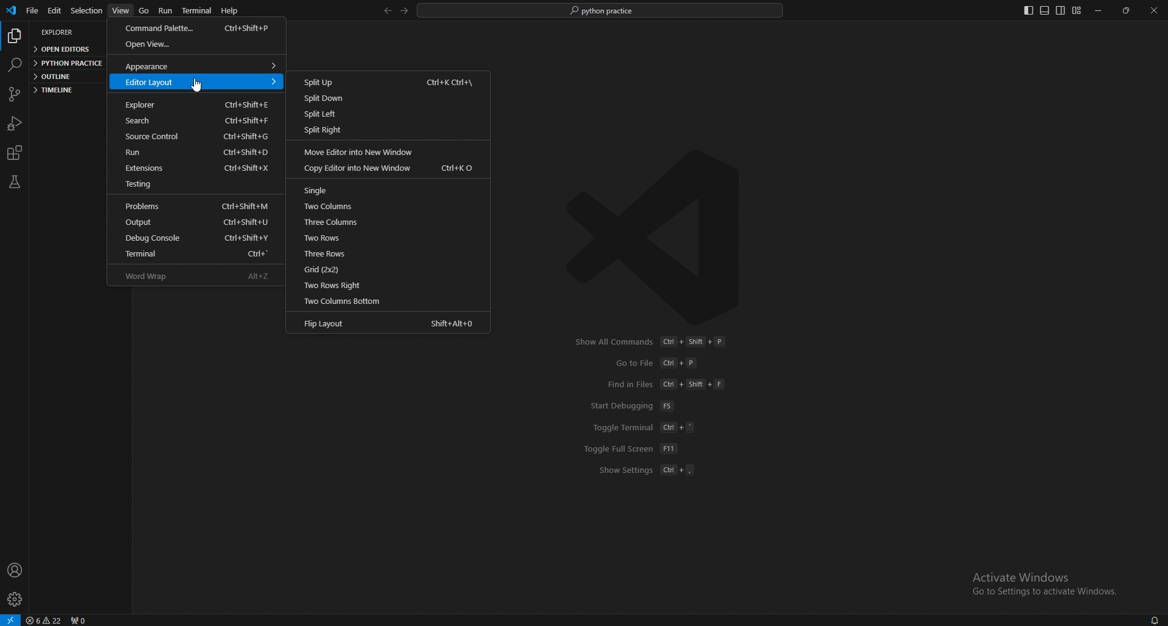  I want to click on threee rows, so click(380, 255).